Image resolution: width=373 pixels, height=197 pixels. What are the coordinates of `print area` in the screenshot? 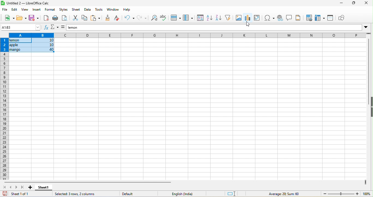 It's located at (309, 18).